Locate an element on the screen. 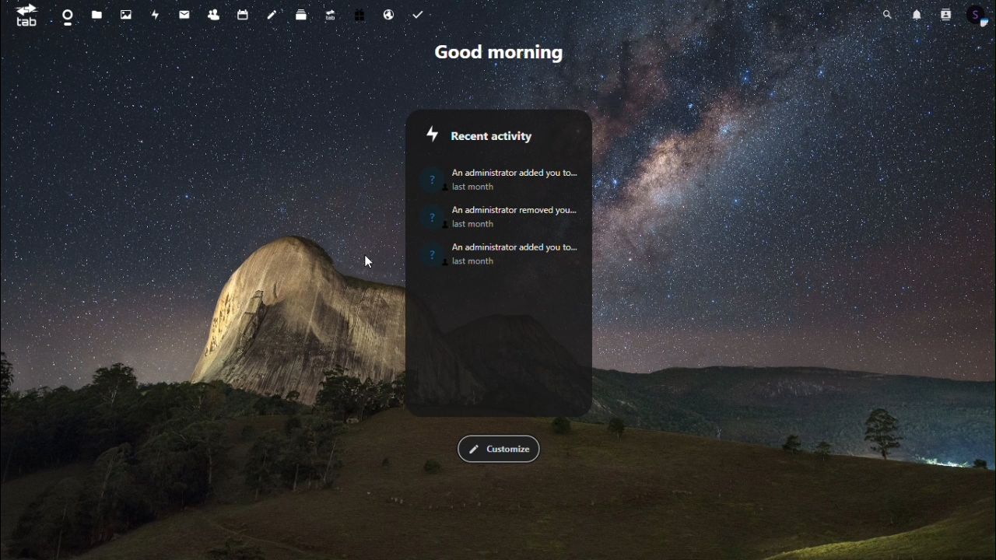  contacts is located at coordinates (215, 15).